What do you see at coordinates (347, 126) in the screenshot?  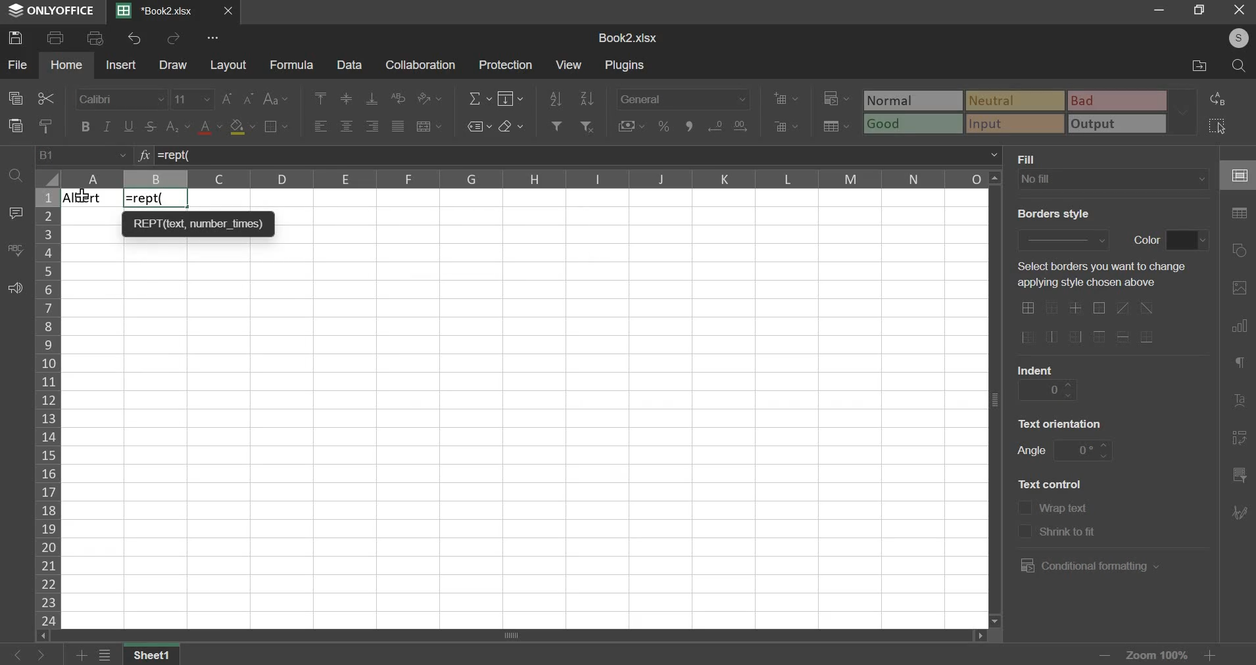 I see `horizontal alignment` at bounding box center [347, 126].